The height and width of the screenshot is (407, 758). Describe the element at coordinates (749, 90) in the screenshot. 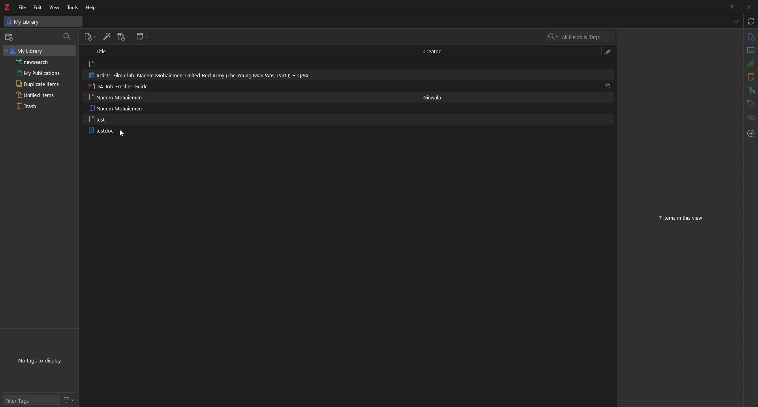

I see `libraries` at that location.